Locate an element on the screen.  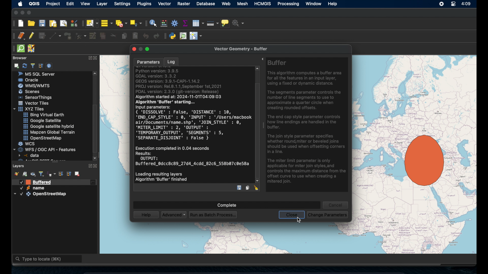
openstreetmap is located at coordinates (43, 138).